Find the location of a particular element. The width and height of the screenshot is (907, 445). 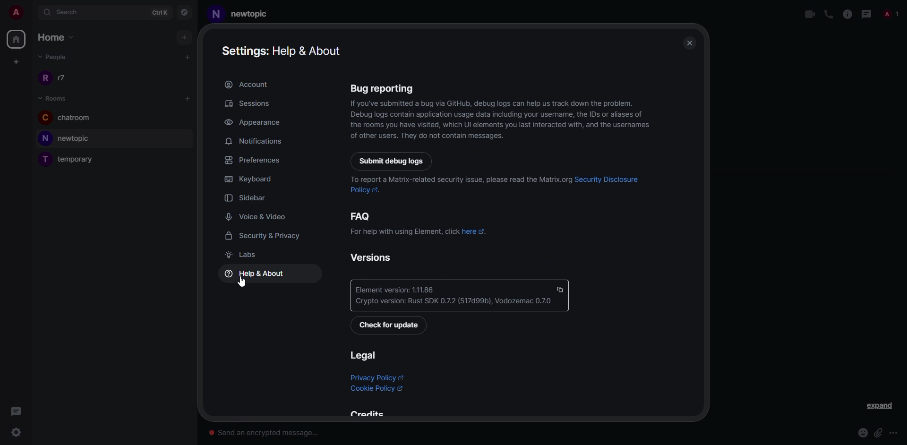

report is located at coordinates (498, 185).